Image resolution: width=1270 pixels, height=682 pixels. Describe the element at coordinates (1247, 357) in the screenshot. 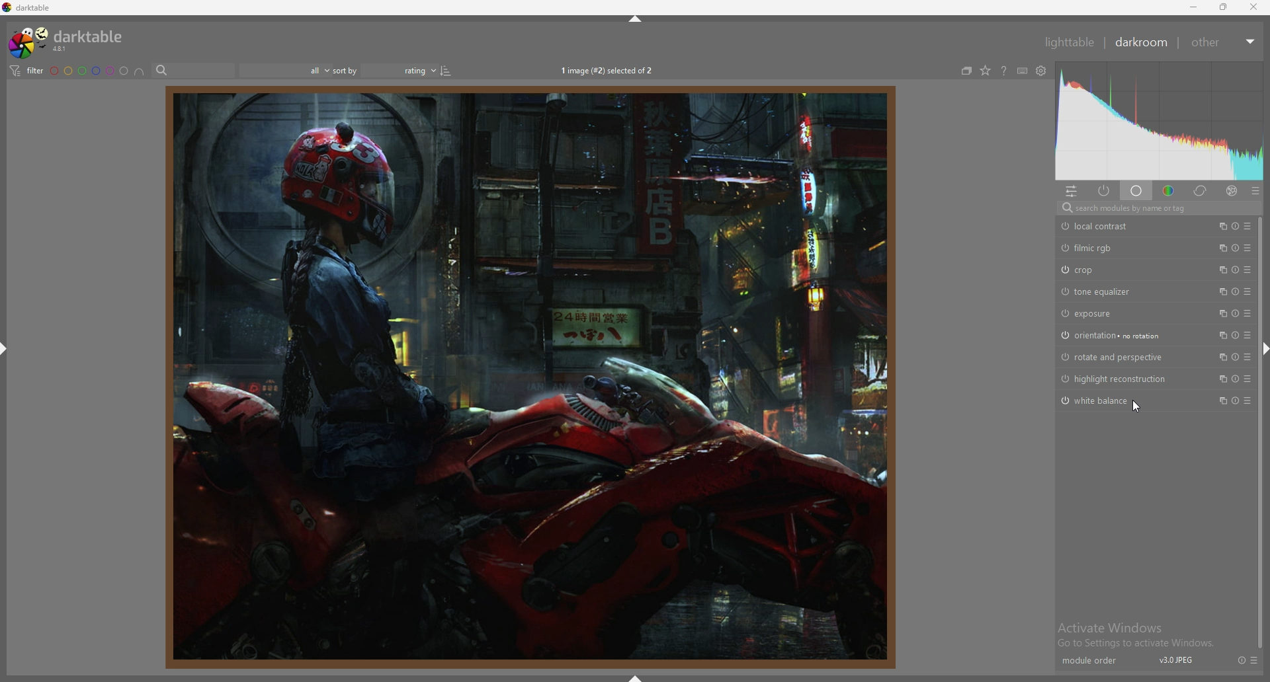

I see `presets` at that location.